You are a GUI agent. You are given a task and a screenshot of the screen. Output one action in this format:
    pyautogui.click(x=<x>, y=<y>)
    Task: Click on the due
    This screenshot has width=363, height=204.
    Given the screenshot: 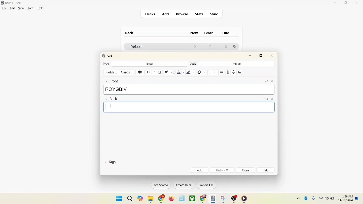 What is the action you would take?
    pyautogui.click(x=226, y=33)
    